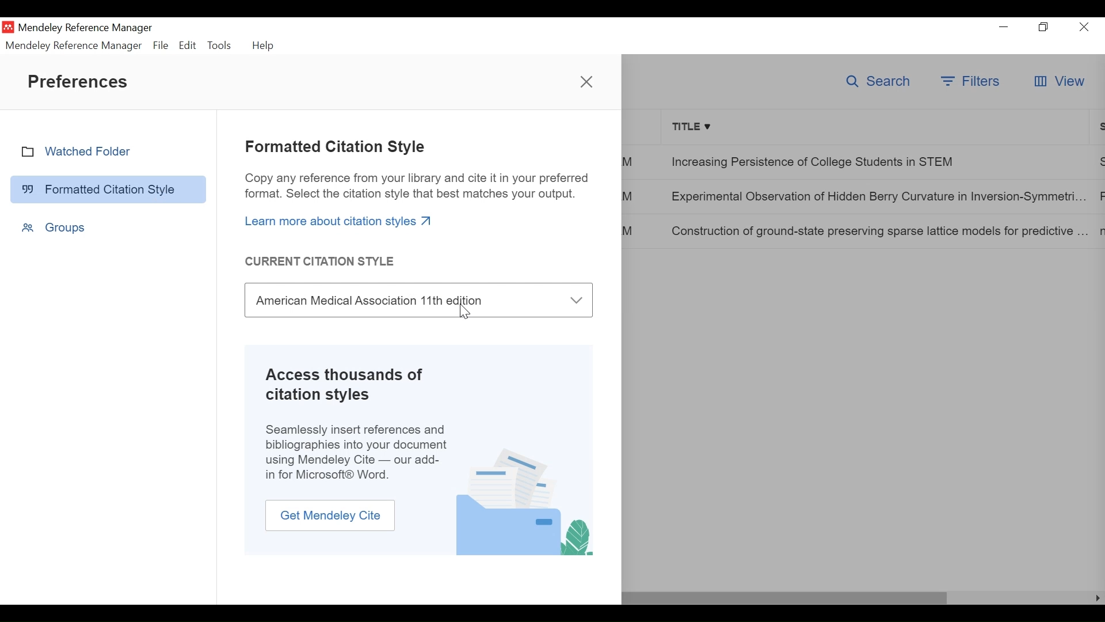 This screenshot has width=1105, height=622. What do you see at coordinates (323, 261) in the screenshot?
I see `Current Citations Style` at bounding box center [323, 261].